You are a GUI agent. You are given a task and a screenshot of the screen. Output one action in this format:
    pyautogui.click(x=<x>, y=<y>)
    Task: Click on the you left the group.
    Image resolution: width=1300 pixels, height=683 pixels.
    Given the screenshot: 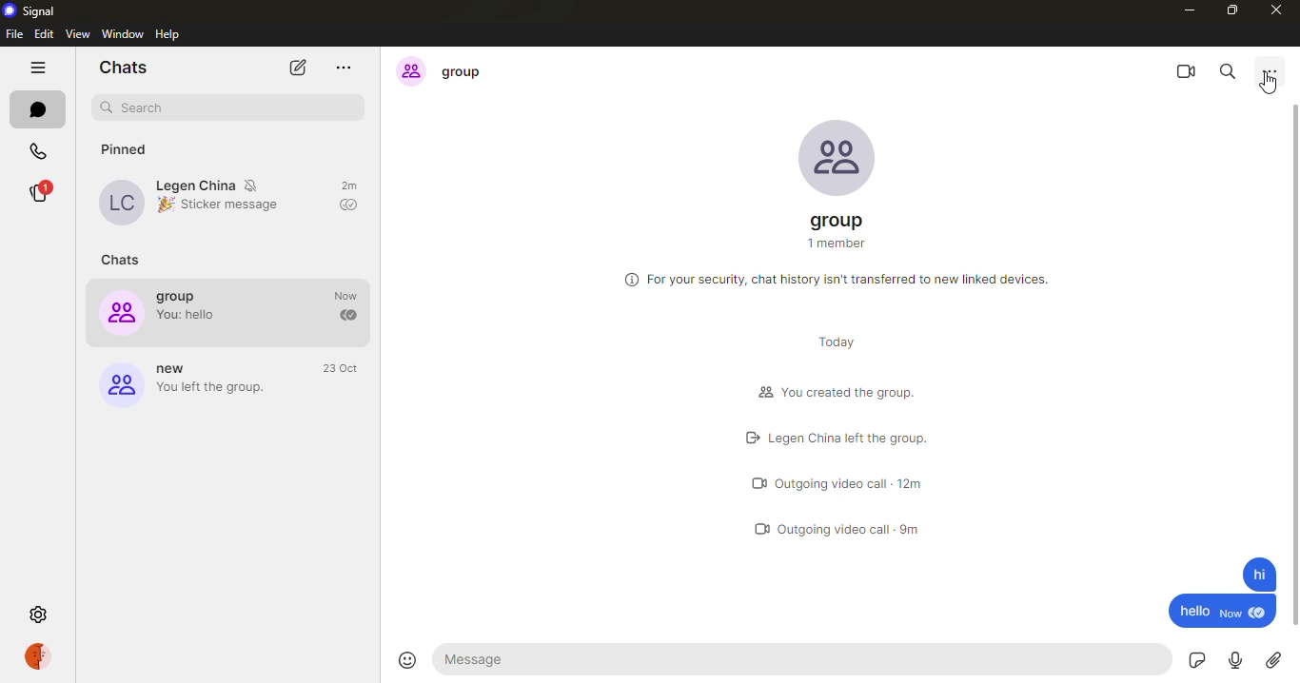 What is the action you would take?
    pyautogui.click(x=215, y=389)
    